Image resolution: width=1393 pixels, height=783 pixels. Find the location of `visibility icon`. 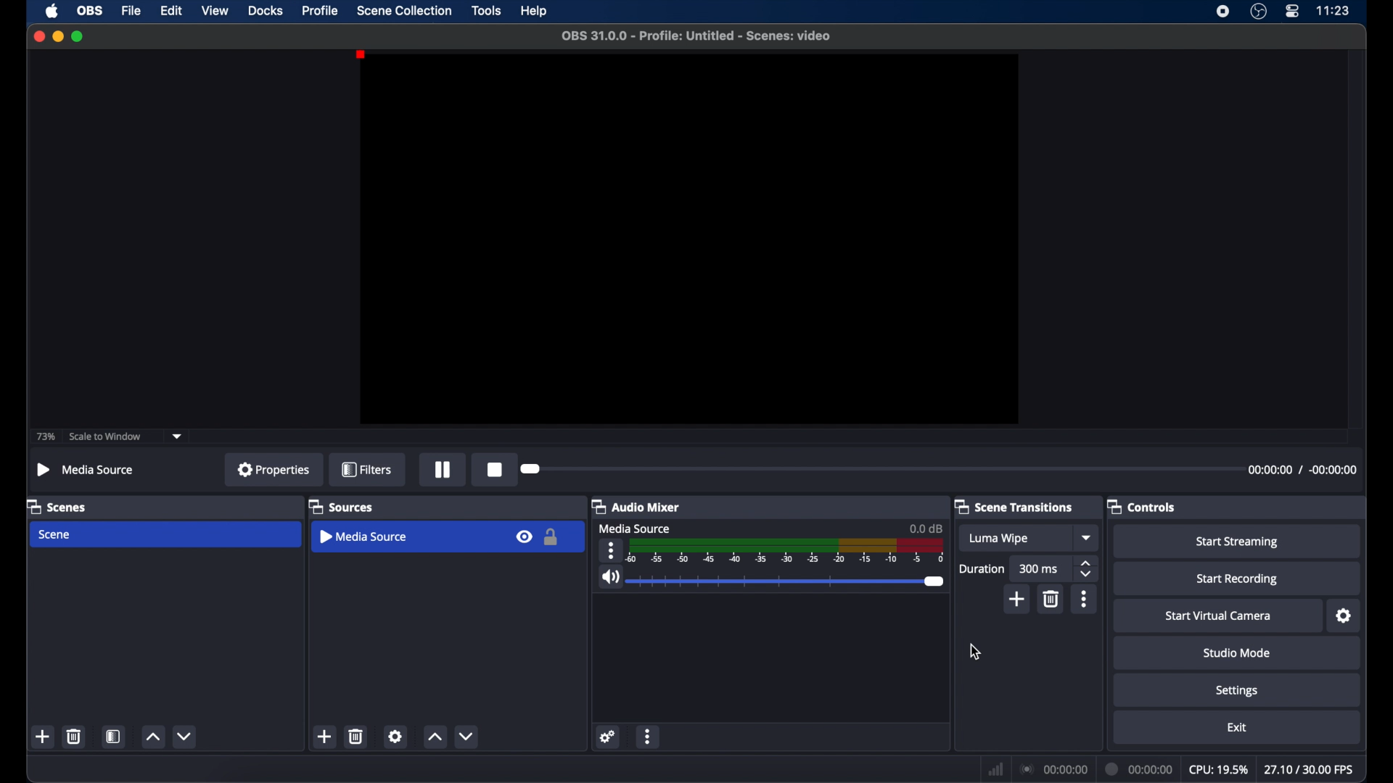

visibility icon is located at coordinates (522, 537).